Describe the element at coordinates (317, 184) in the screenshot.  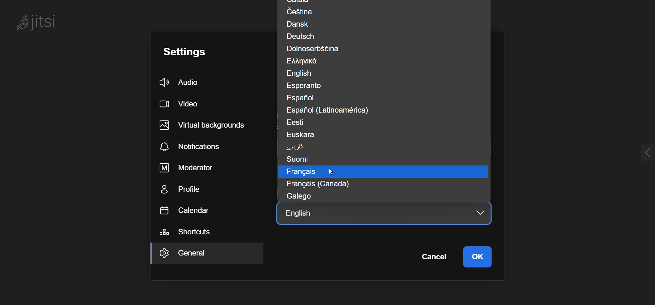
I see `Francais (Canada)` at that location.